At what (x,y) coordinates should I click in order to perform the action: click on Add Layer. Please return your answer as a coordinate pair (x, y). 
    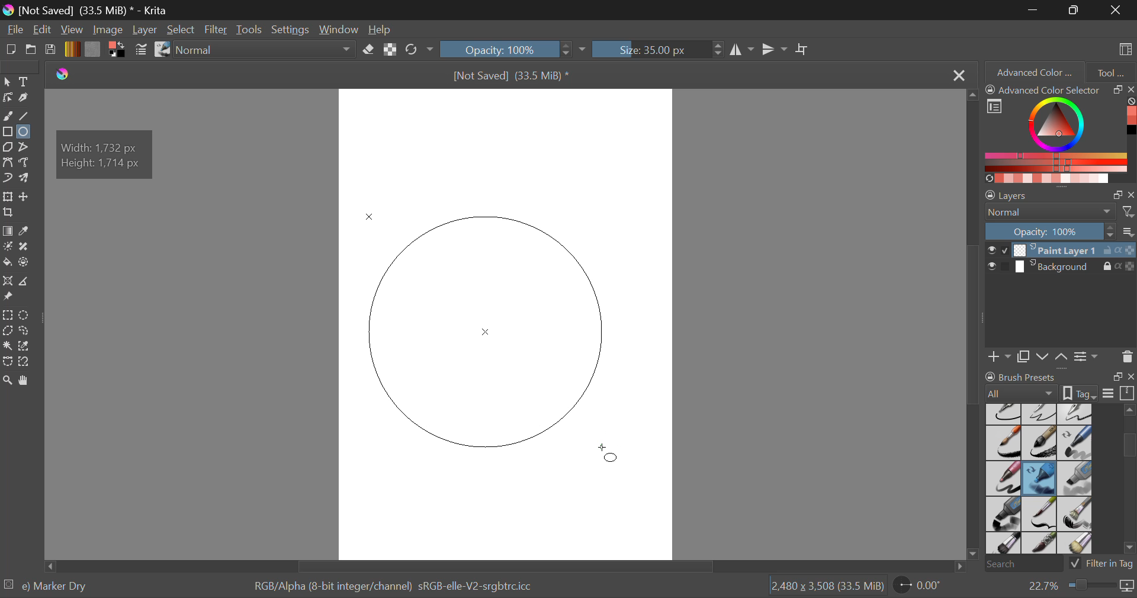
    Looking at the image, I should click on (1000, 355).